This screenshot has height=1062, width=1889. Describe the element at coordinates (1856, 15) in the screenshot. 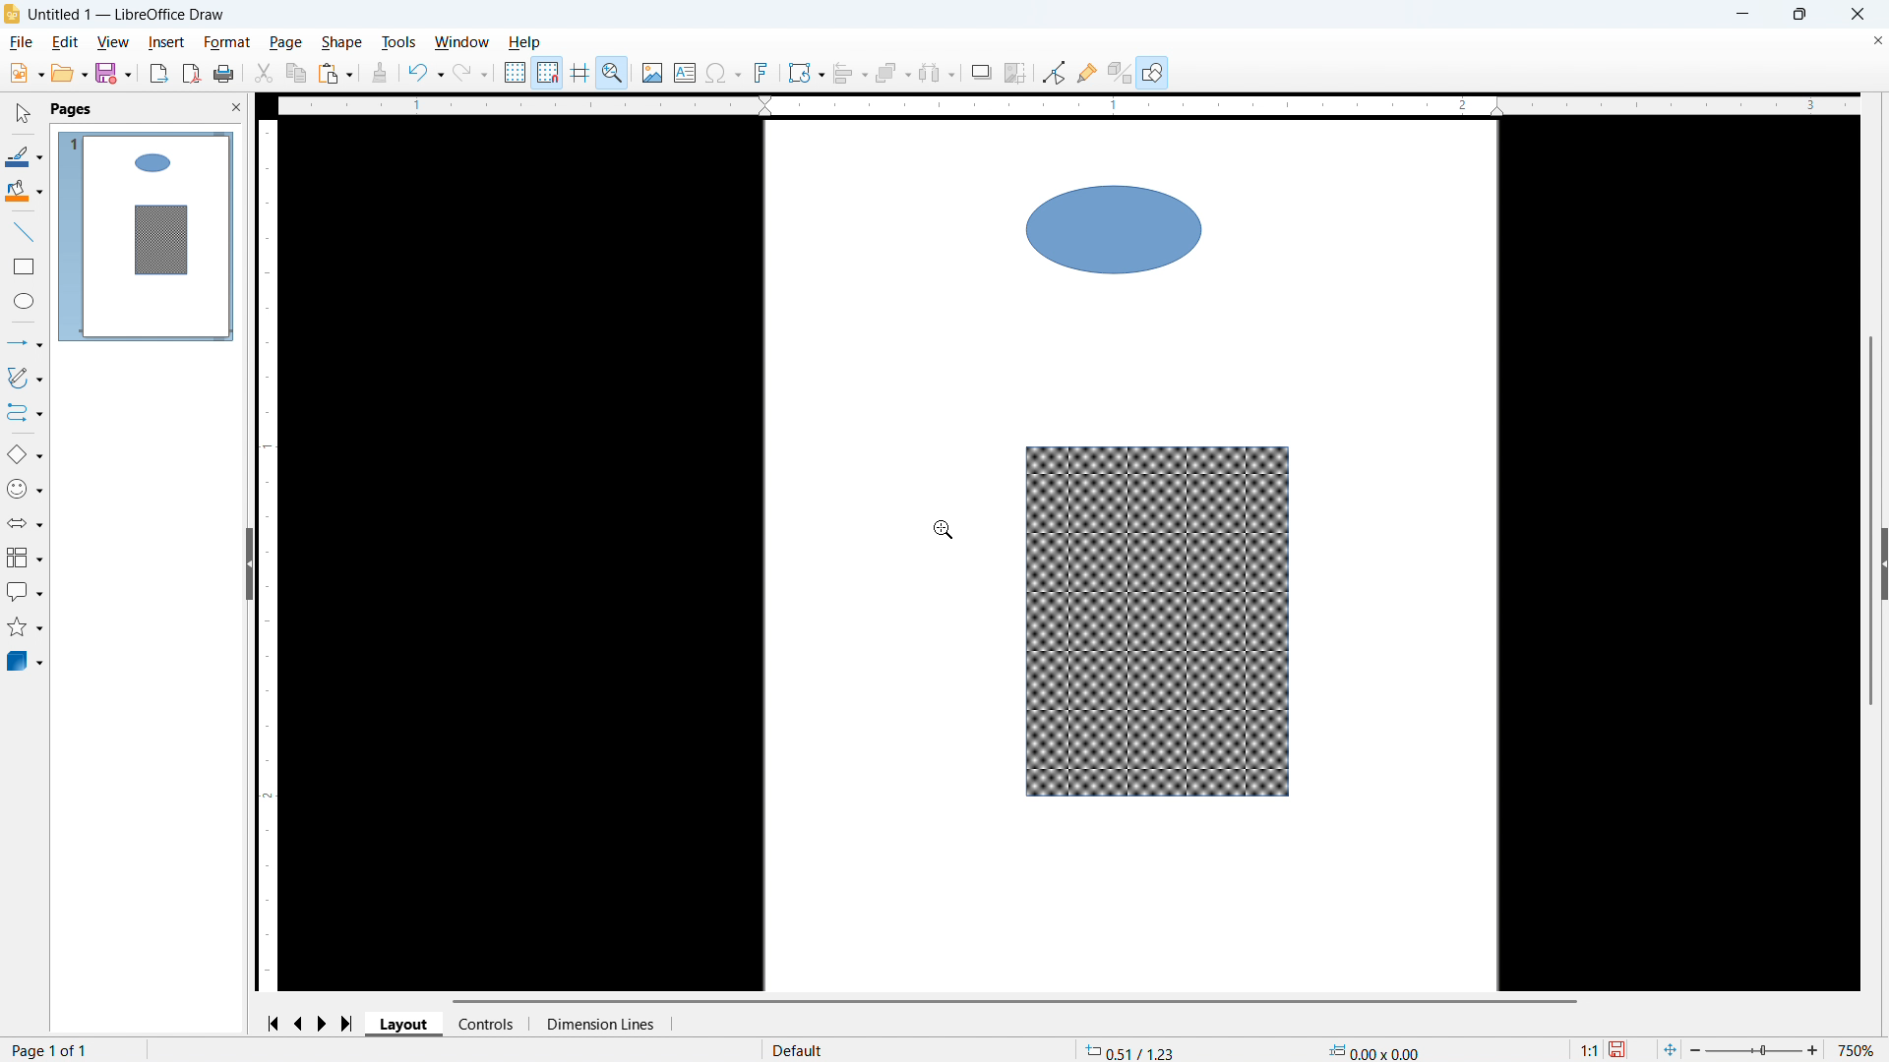

I see `close ` at that location.